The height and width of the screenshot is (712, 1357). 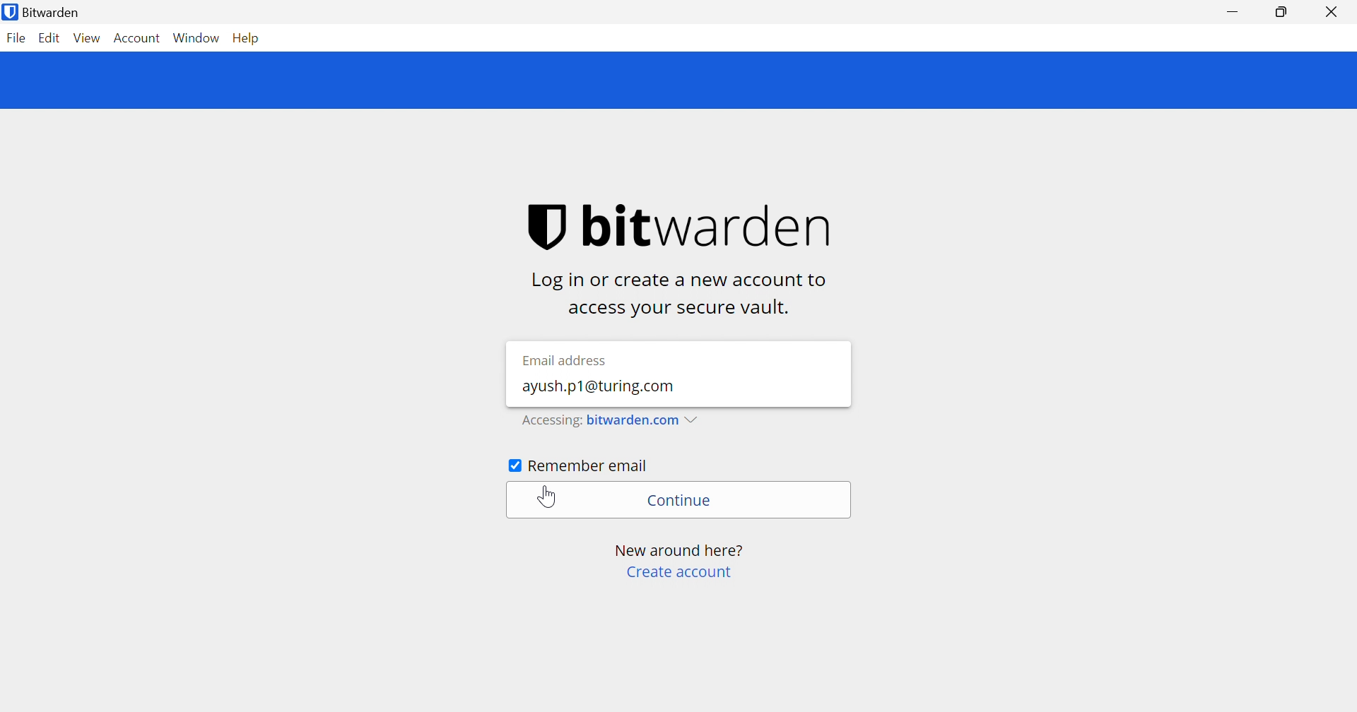 What do you see at coordinates (16, 39) in the screenshot?
I see `File` at bounding box center [16, 39].